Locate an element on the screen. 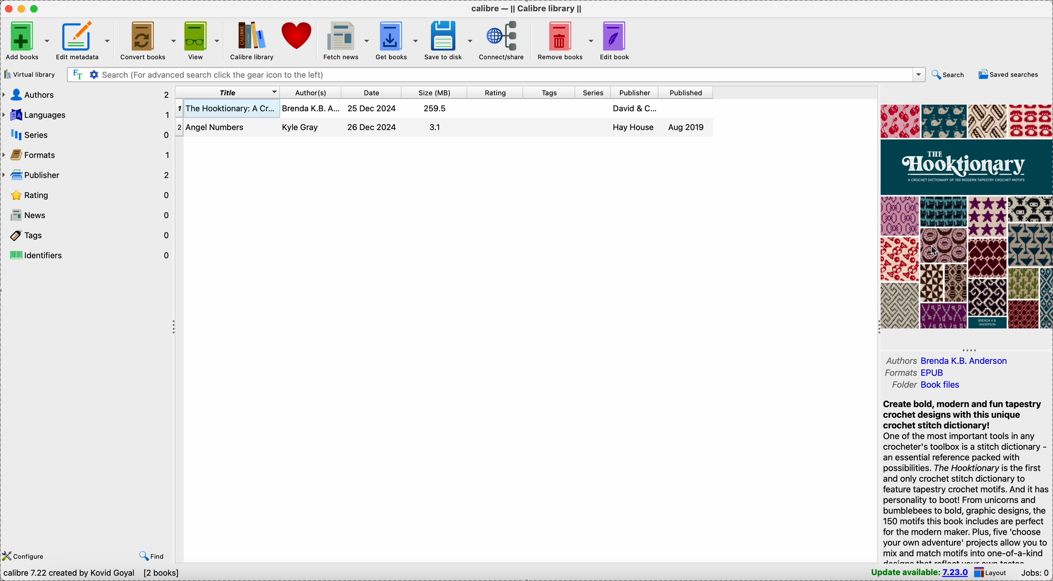 Image resolution: width=1053 pixels, height=581 pixels. close Calibre is located at coordinates (7, 9).